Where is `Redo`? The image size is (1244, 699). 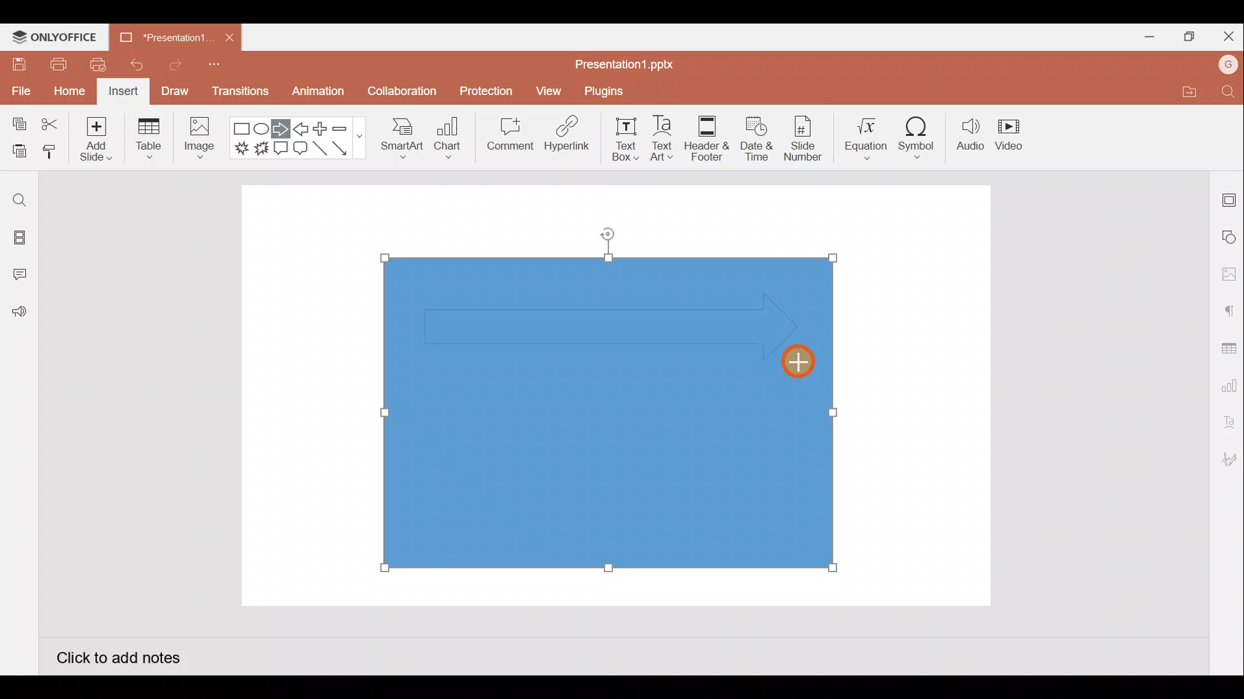
Redo is located at coordinates (170, 64).